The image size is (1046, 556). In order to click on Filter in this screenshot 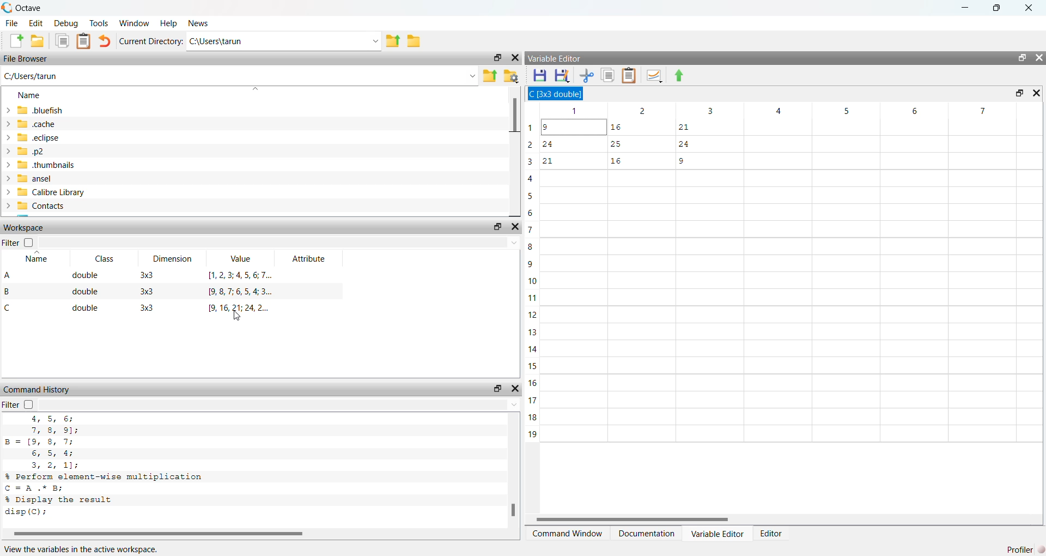, I will do `click(11, 243)`.